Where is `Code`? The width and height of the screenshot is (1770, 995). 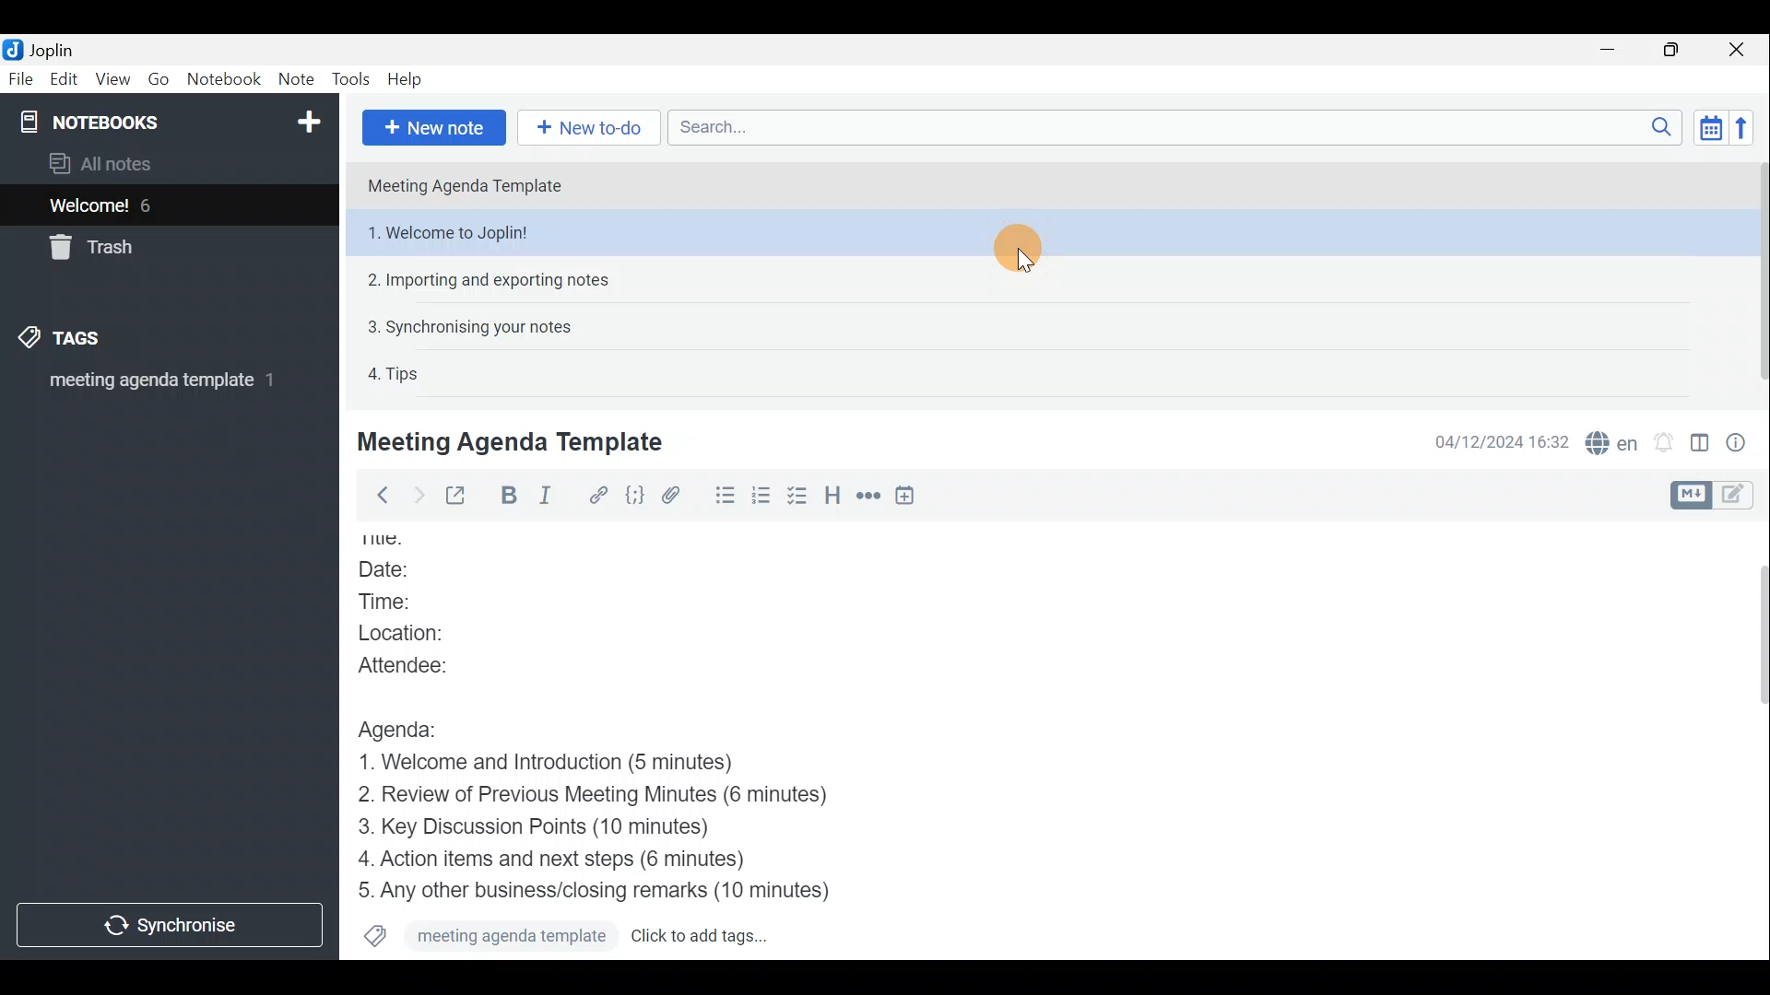 Code is located at coordinates (635, 498).